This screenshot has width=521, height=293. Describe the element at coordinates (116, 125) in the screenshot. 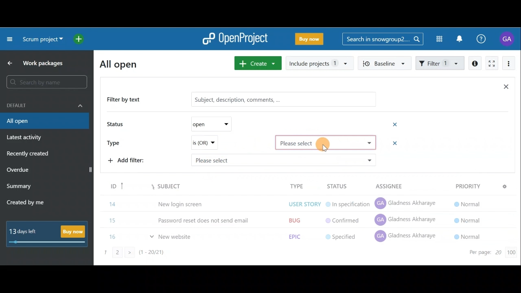

I see `Status` at that location.